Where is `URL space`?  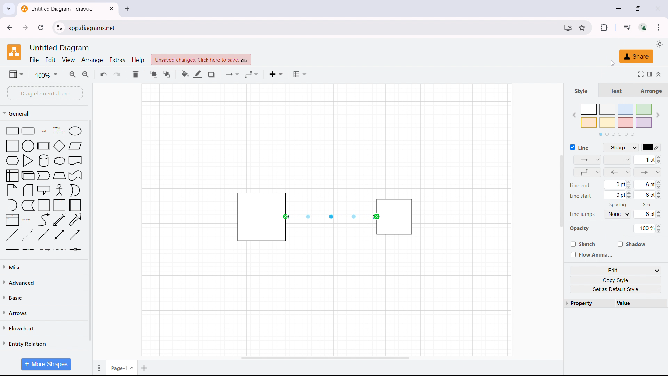 URL space is located at coordinates (313, 27).